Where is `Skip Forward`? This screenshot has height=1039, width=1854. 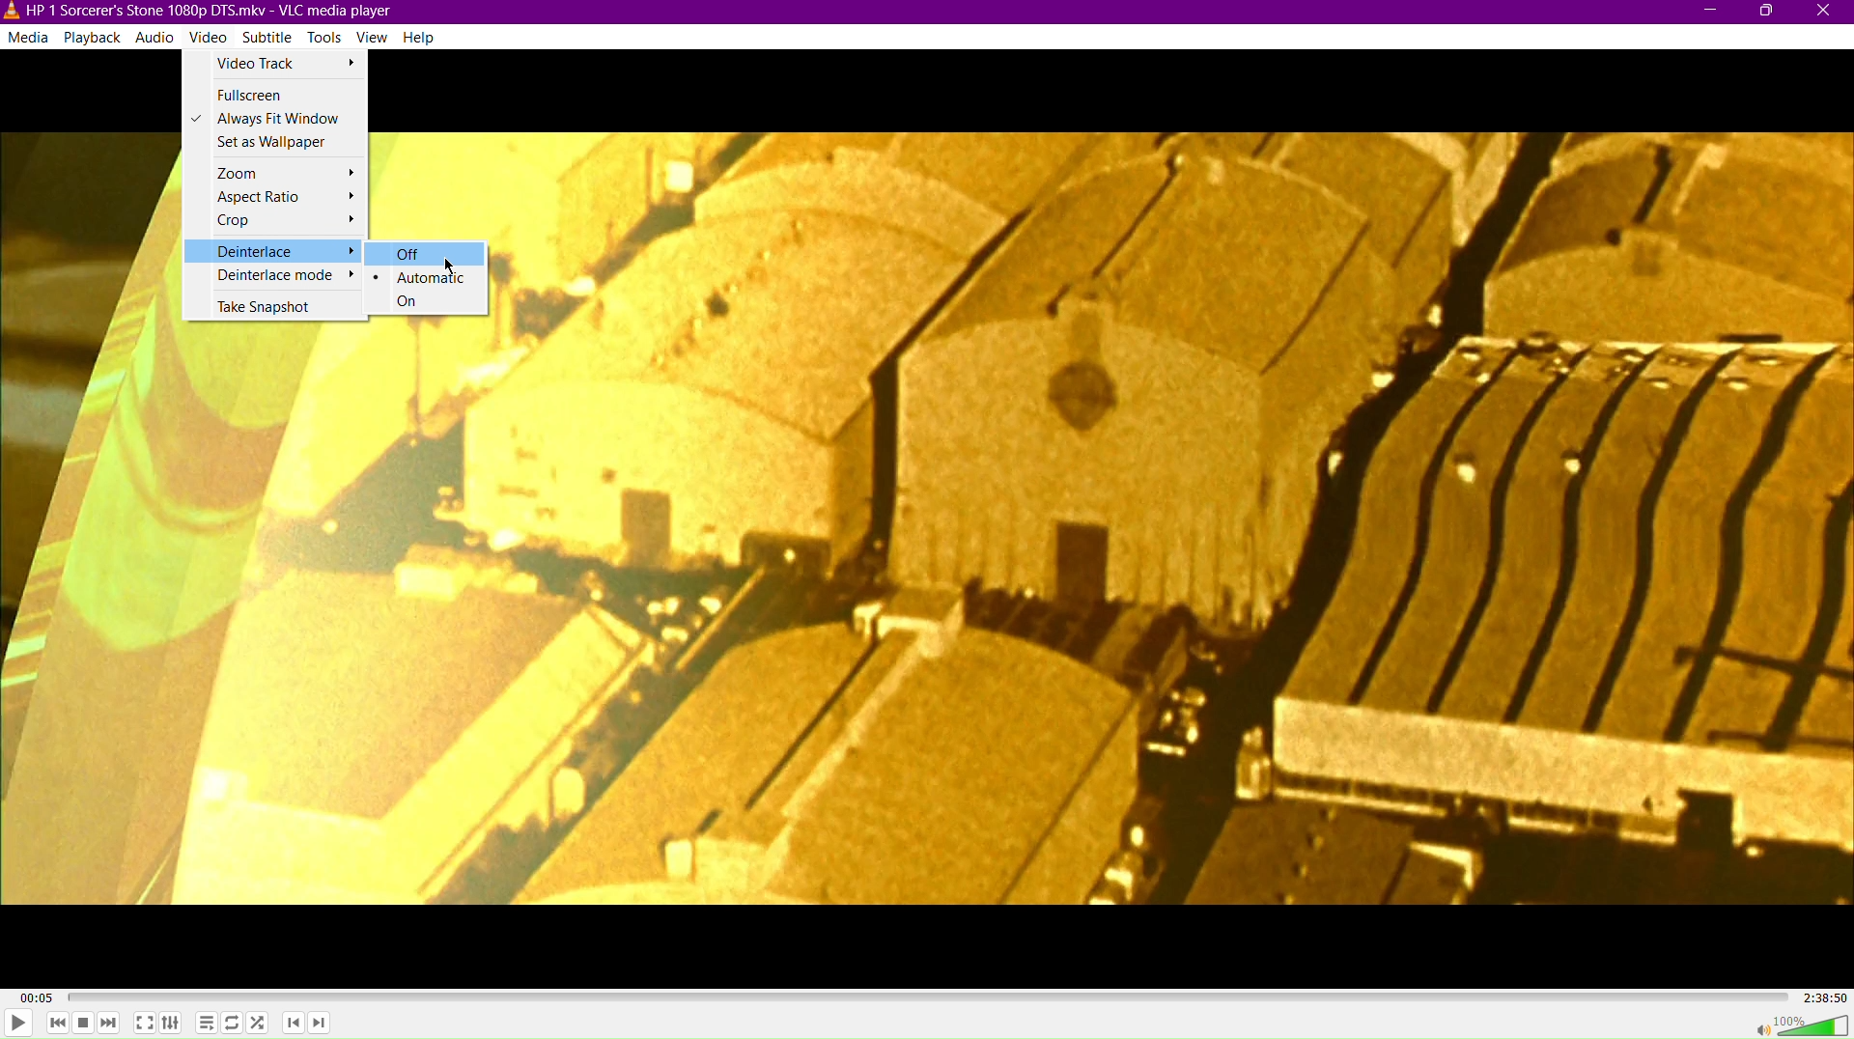 Skip Forward is located at coordinates (111, 1022).